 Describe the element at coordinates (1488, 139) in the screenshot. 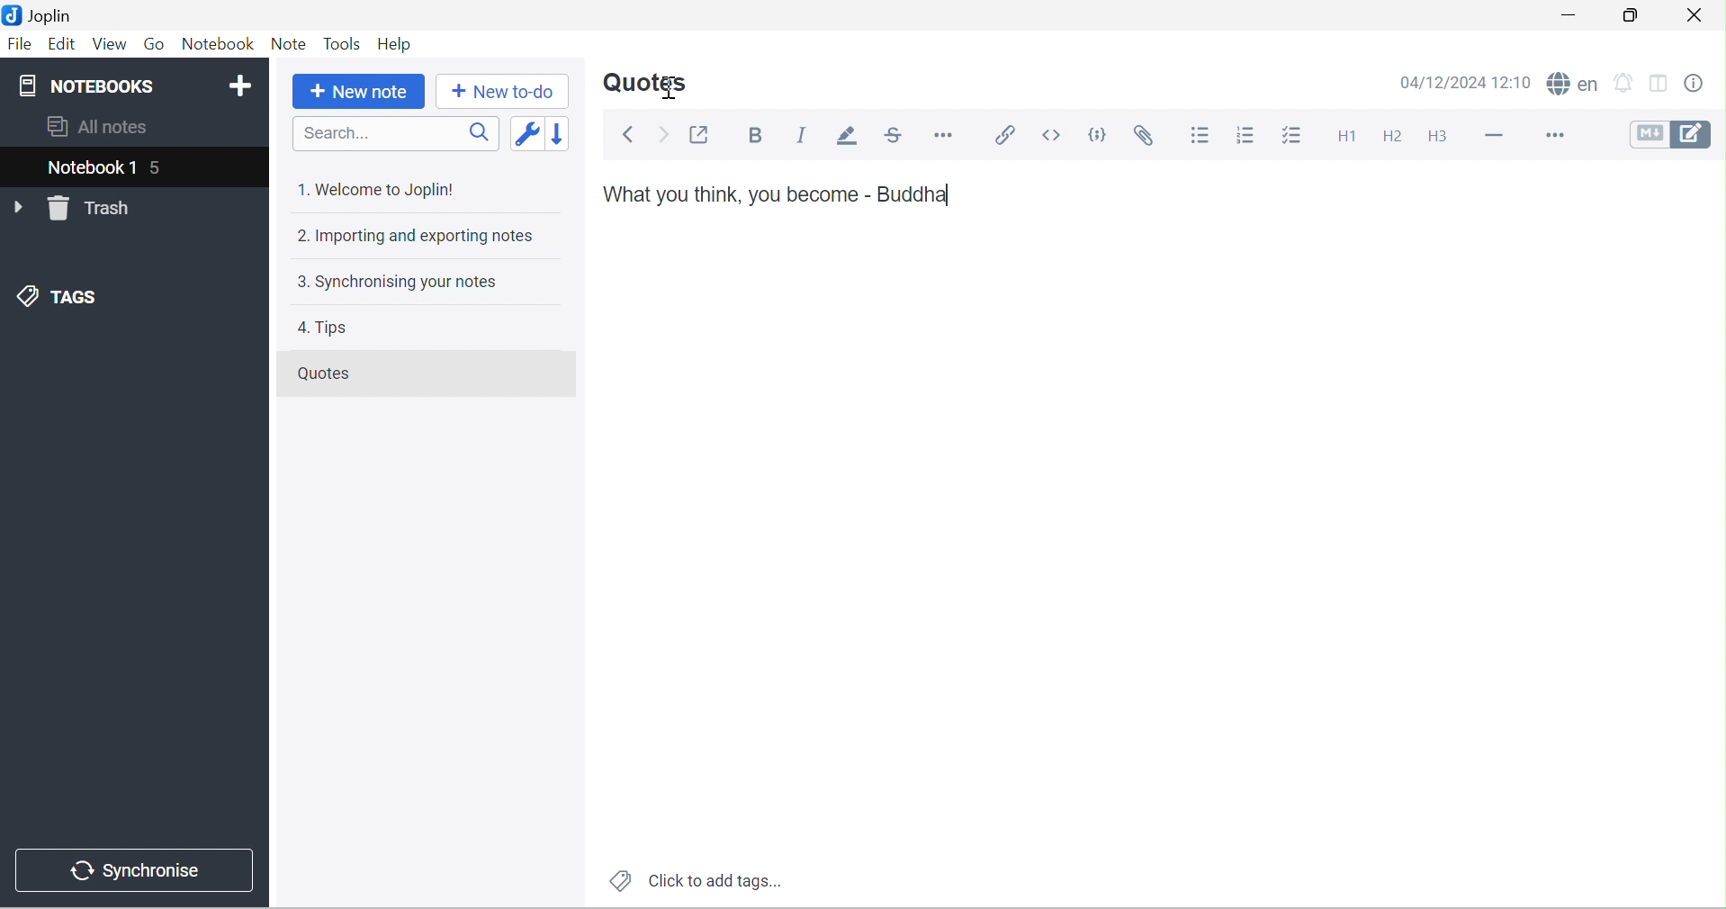

I see `Horizontal line` at that location.